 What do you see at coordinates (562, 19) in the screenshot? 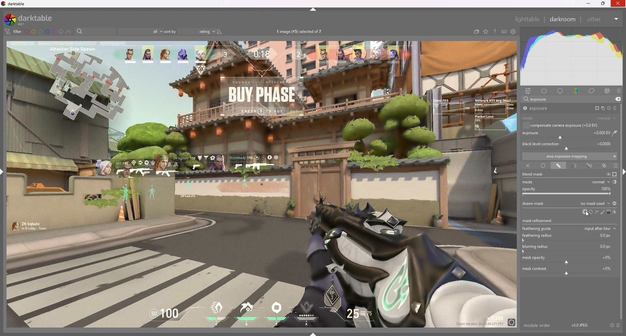
I see `darkroom` at bounding box center [562, 19].